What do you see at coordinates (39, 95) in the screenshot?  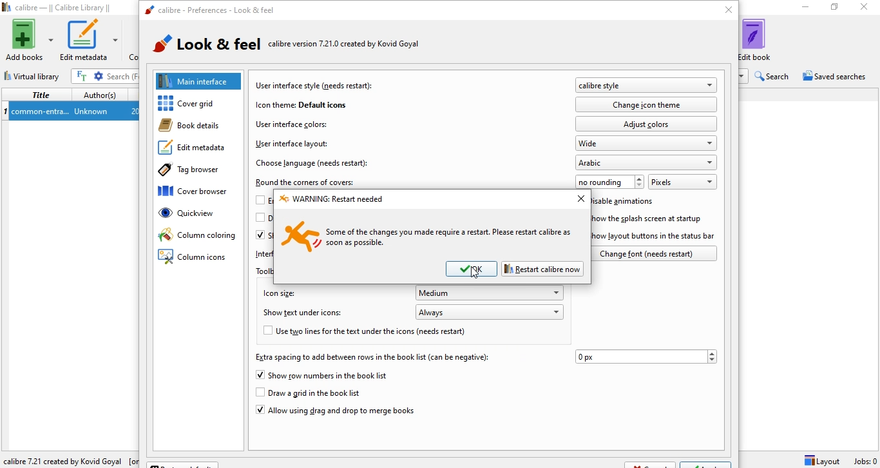 I see `Title` at bounding box center [39, 95].